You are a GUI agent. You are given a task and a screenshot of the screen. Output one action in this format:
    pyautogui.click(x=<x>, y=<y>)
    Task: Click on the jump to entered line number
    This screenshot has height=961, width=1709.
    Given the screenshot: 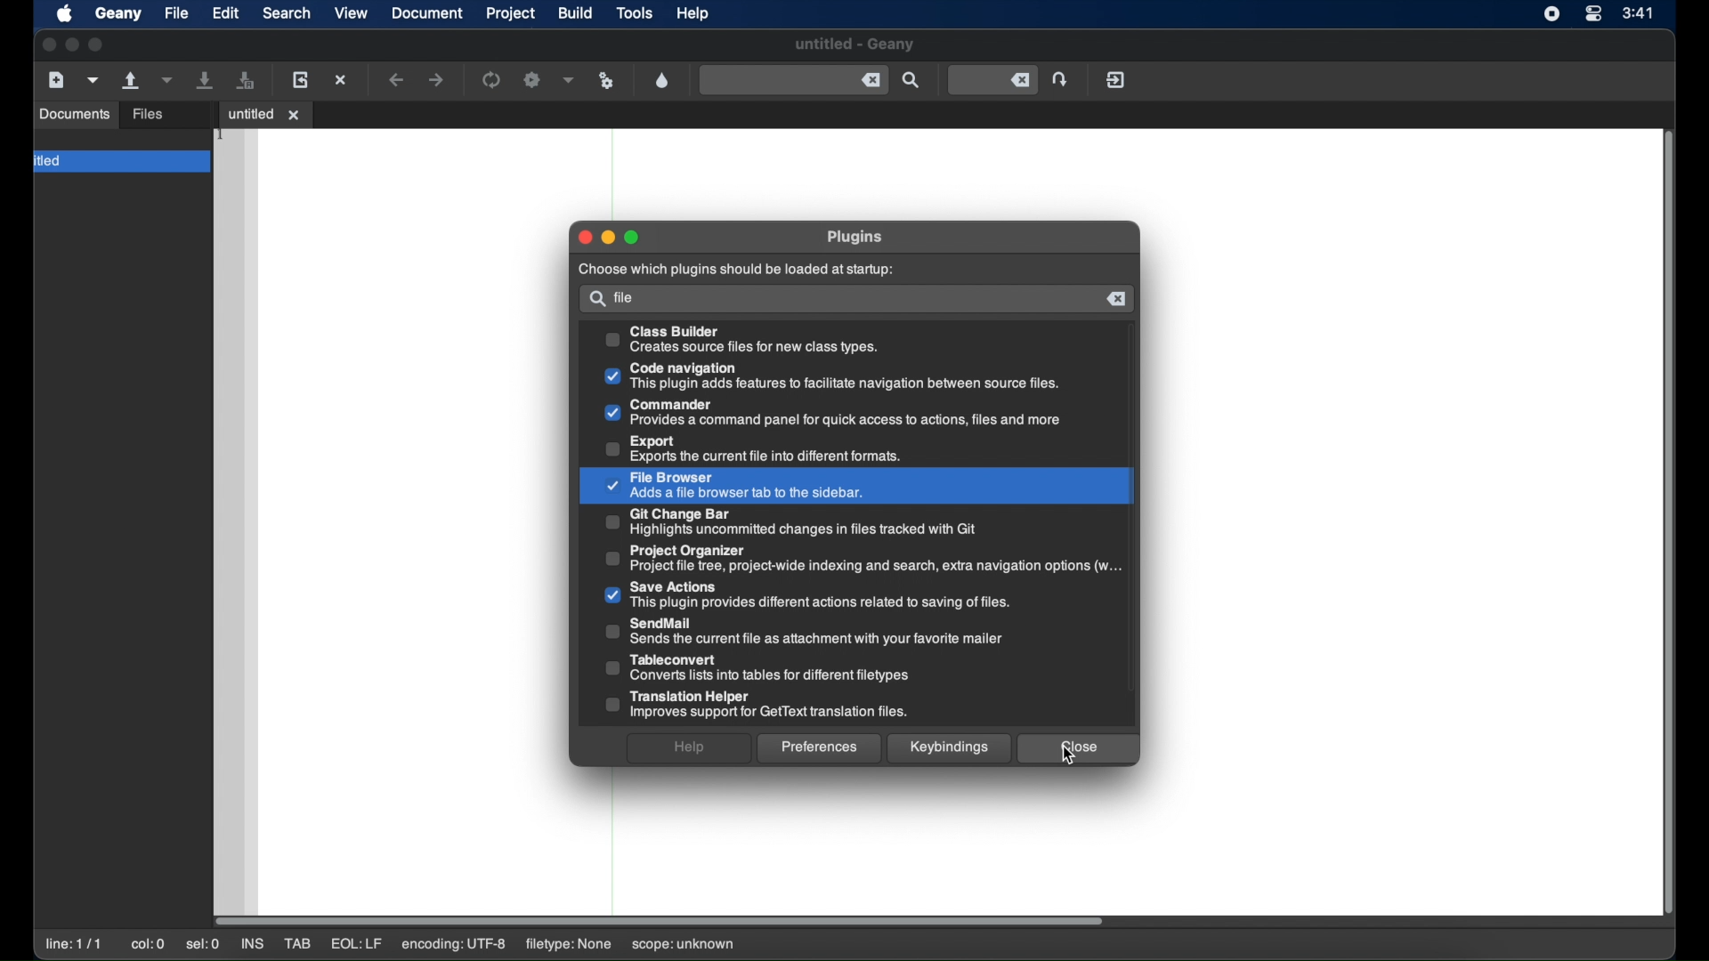 What is the action you would take?
    pyautogui.click(x=992, y=81)
    